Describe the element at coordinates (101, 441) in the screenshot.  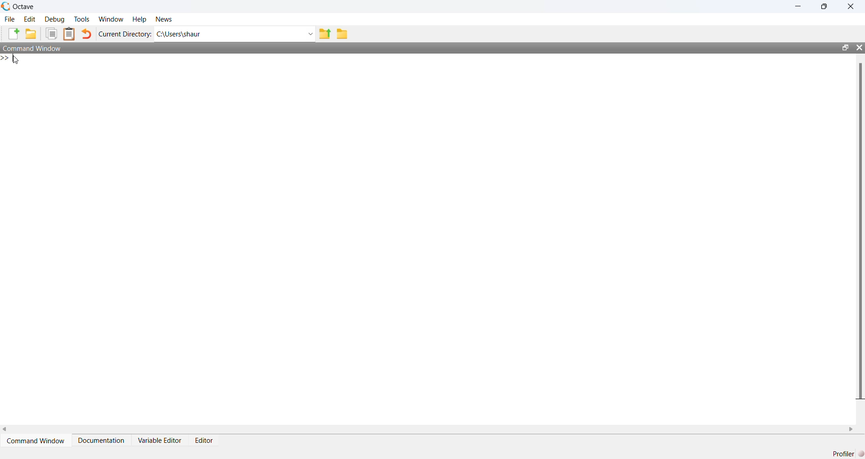
I see `Documentation` at that location.